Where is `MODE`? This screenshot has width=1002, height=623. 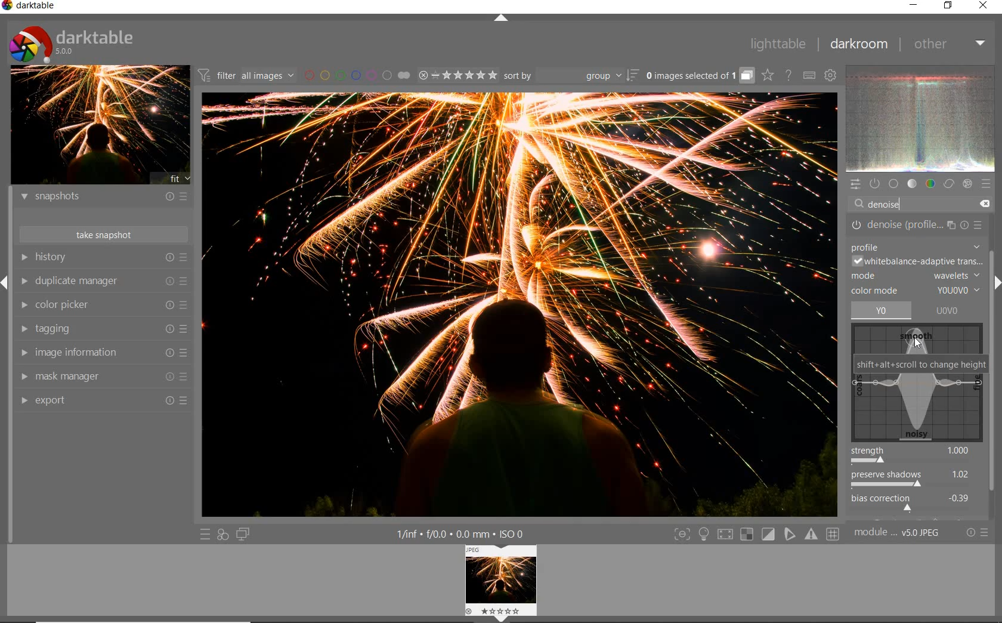 MODE is located at coordinates (916, 277).